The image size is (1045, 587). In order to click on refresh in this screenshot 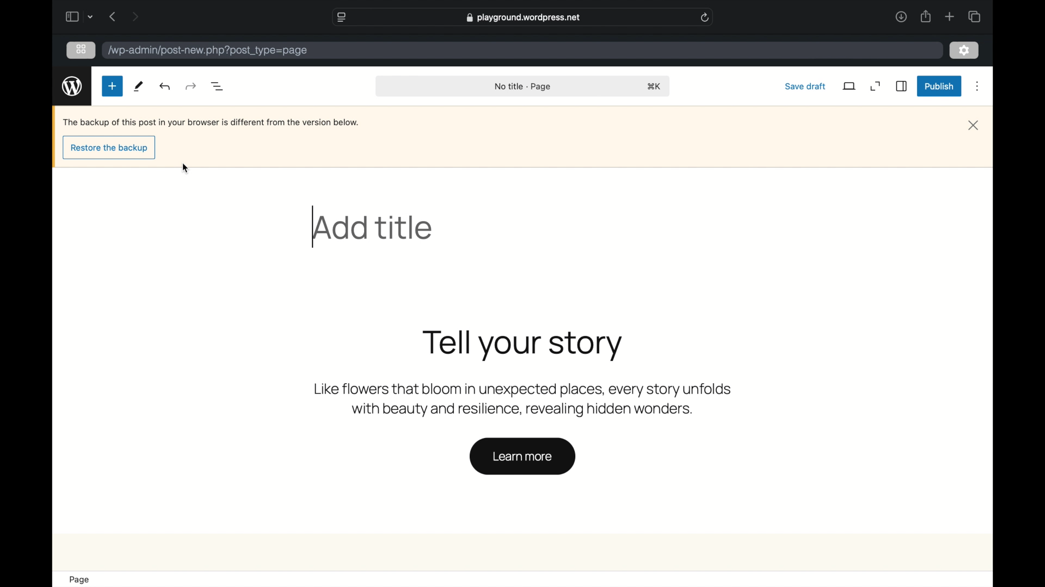, I will do `click(705, 17)`.